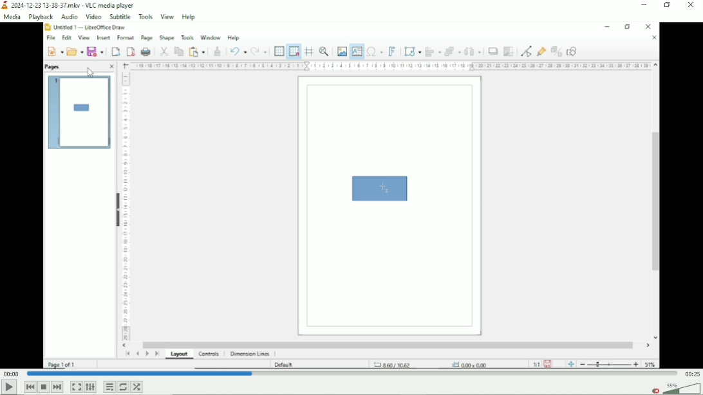  I want to click on Toggle between loop all, loop one and no loop, so click(122, 387).